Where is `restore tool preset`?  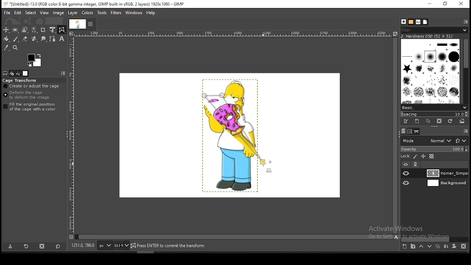 restore tool preset is located at coordinates (26, 247).